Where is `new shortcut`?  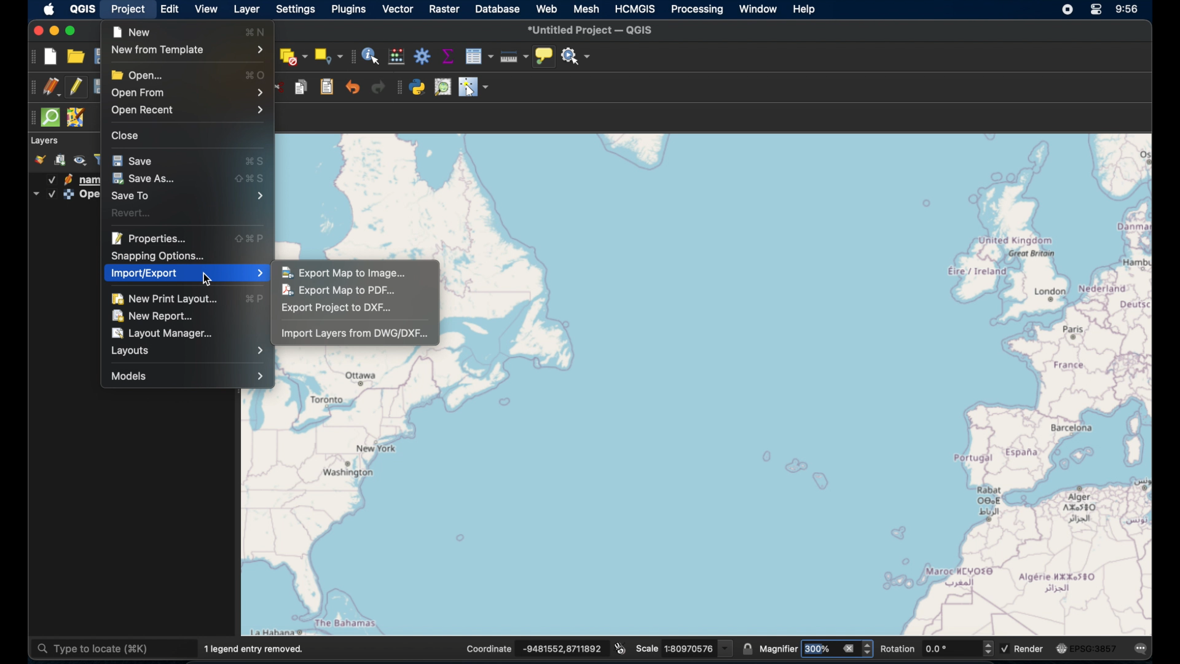
new shortcut is located at coordinates (255, 31).